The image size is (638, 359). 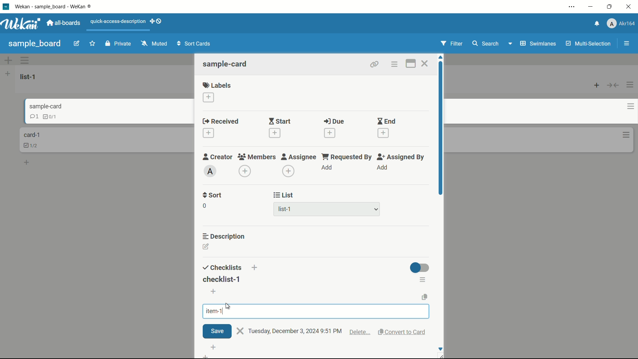 I want to click on maximize card, so click(x=411, y=63).